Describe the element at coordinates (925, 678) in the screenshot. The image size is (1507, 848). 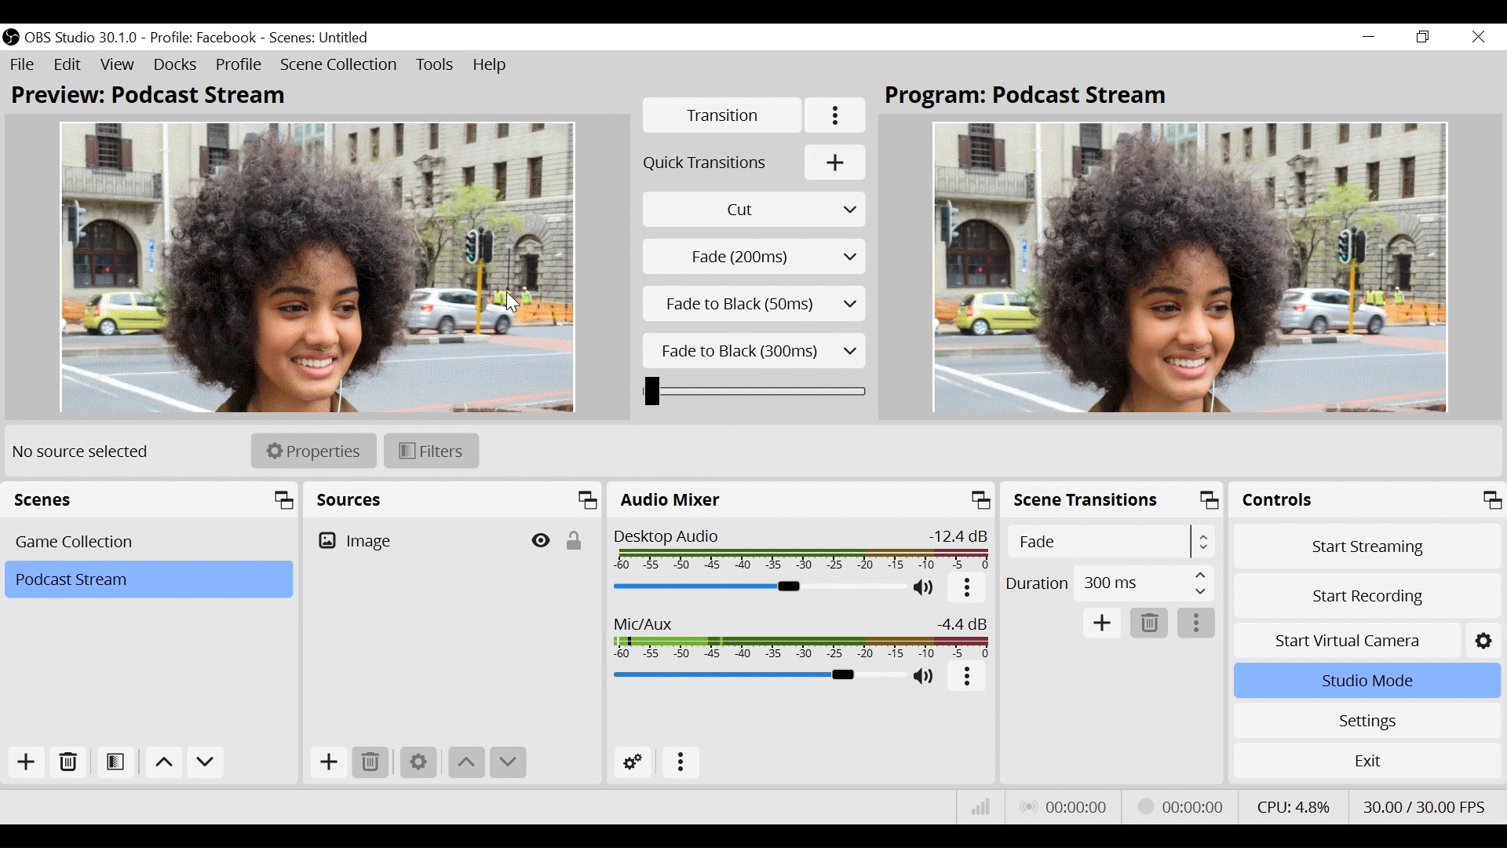
I see `(un)mute` at that location.